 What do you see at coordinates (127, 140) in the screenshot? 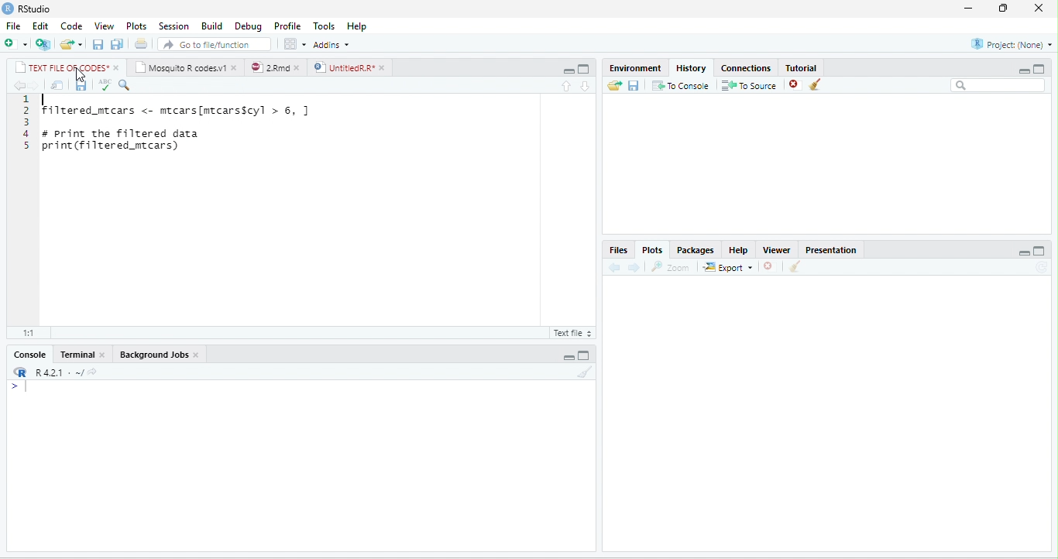
I see `# print the filtered data
print (filtered mtcars)` at bounding box center [127, 140].